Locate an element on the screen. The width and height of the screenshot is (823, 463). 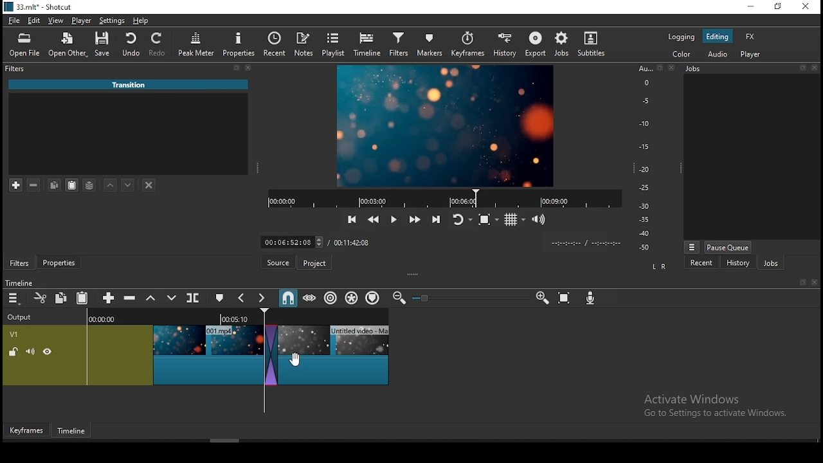
video preview is located at coordinates (447, 127).